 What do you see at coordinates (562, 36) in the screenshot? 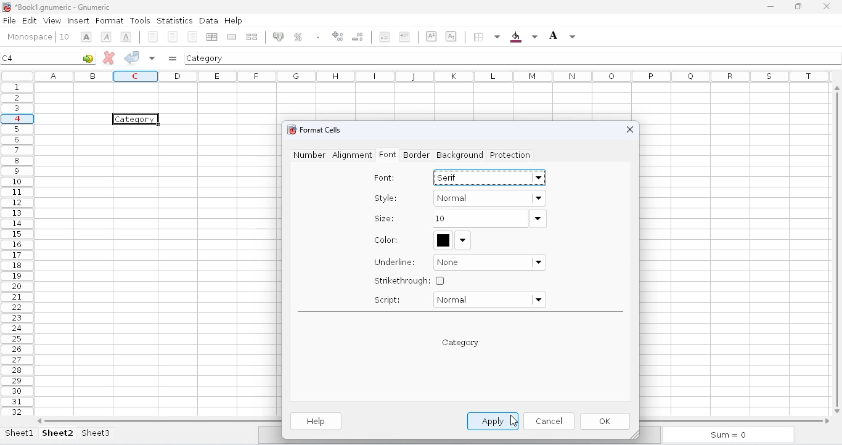
I see `foreground` at bounding box center [562, 36].